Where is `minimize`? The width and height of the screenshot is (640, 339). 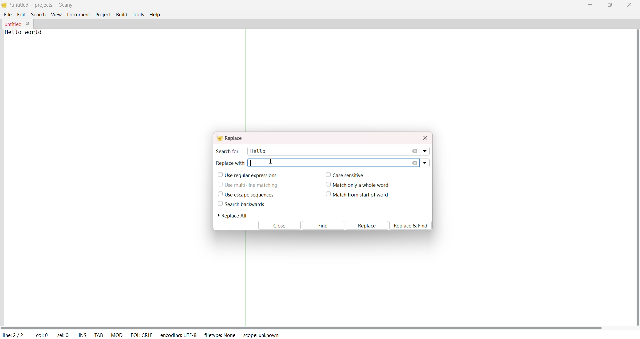
minimize is located at coordinates (592, 4).